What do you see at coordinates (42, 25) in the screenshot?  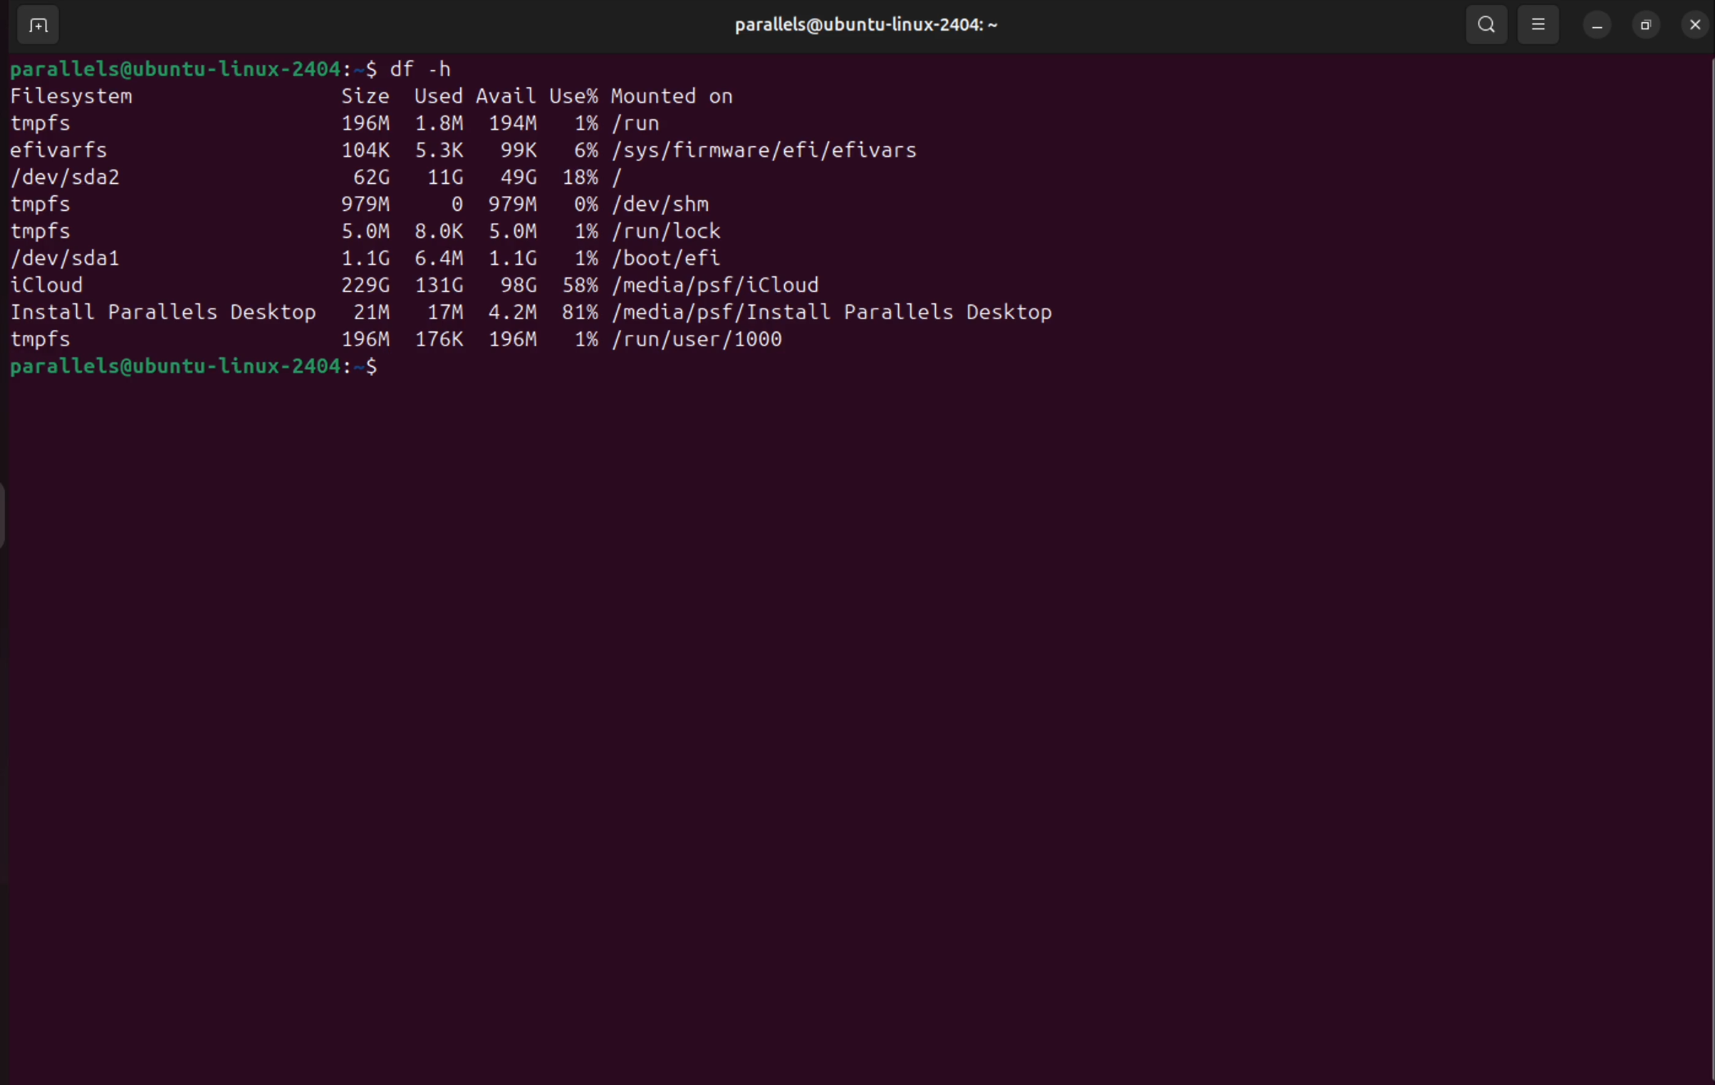 I see `add terminal` at bounding box center [42, 25].